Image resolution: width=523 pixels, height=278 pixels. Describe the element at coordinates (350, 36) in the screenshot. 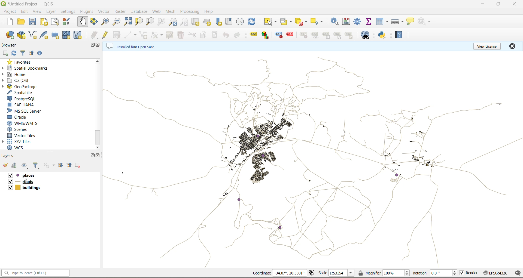

I see `change label properties` at that location.